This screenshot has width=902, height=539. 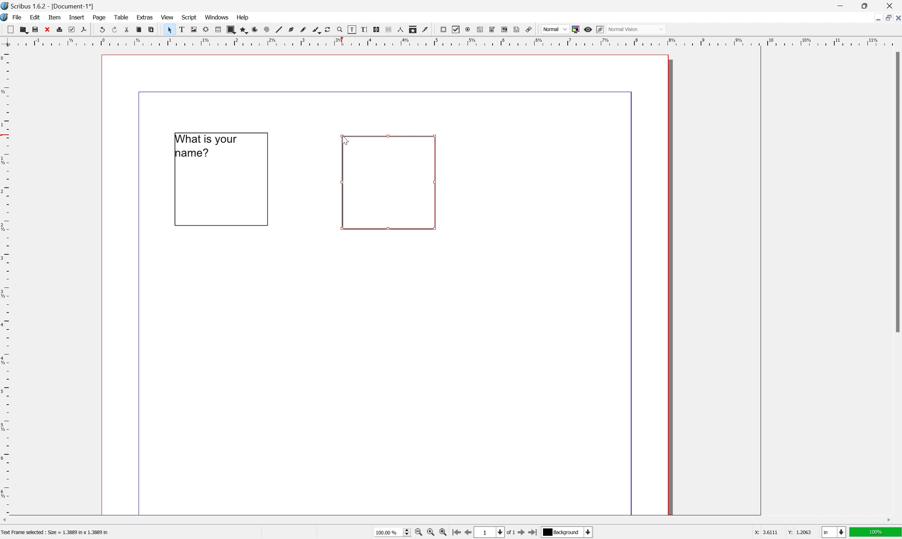 What do you see at coordinates (291, 29) in the screenshot?
I see `bezier curve` at bounding box center [291, 29].